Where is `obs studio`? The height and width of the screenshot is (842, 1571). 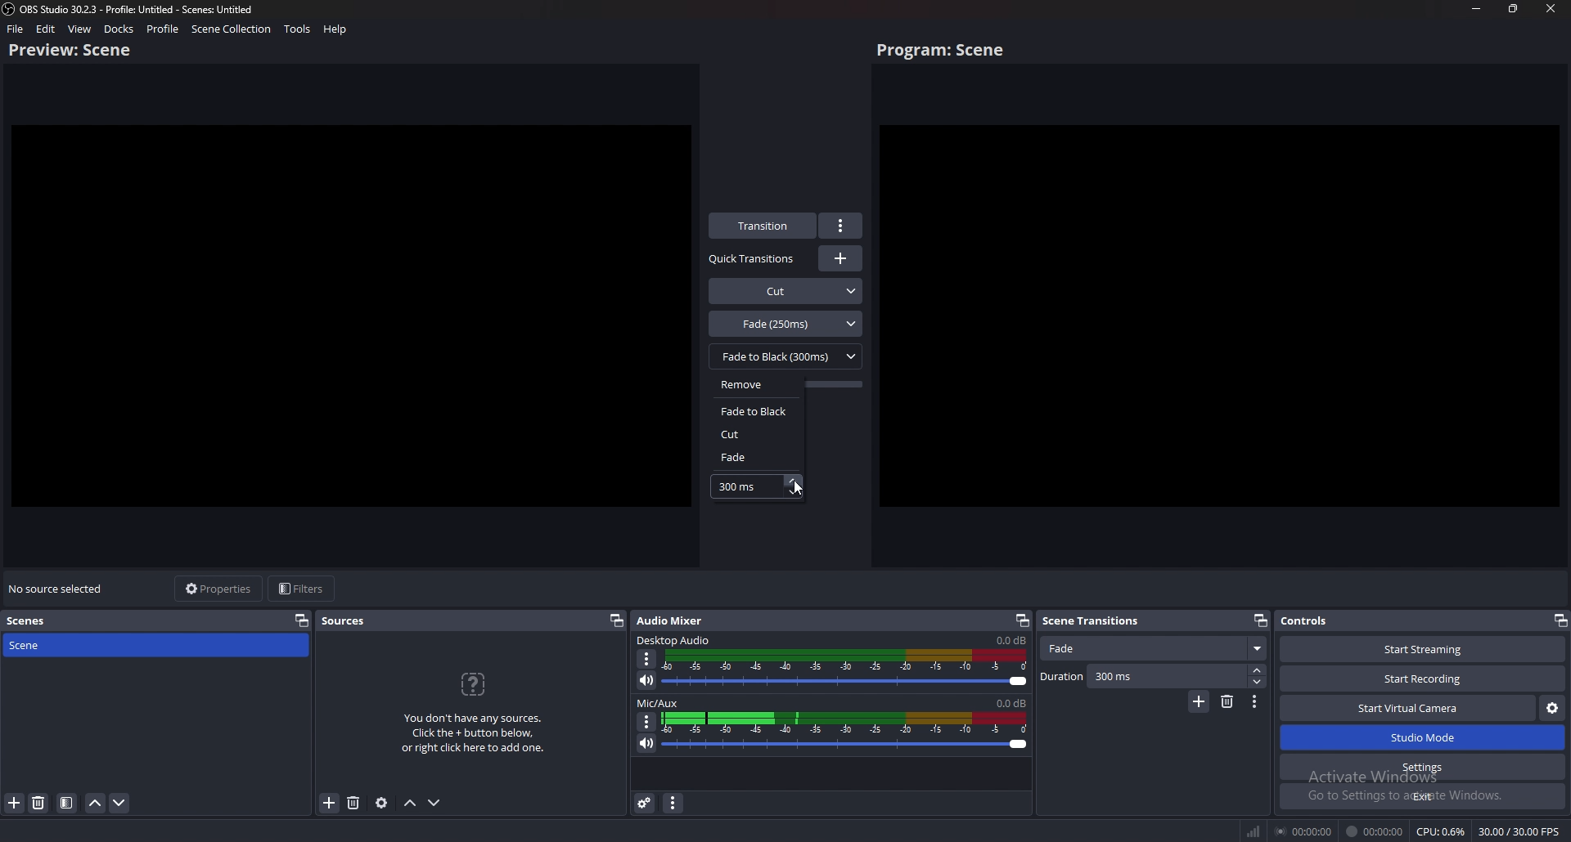
obs studio is located at coordinates (10, 9).